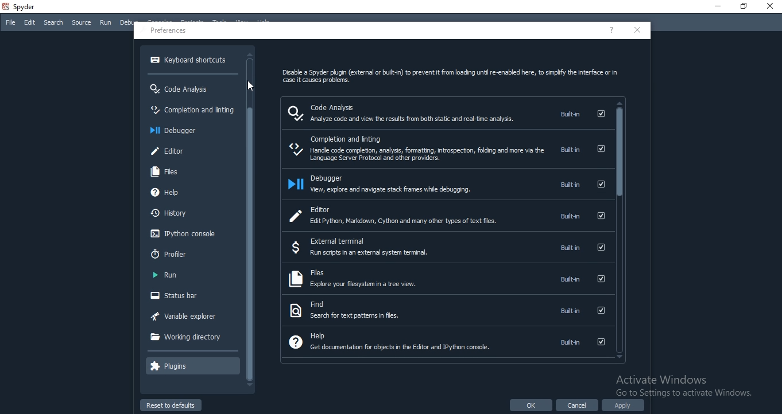 This screenshot has height=414, width=782. Describe the element at coordinates (716, 5) in the screenshot. I see `Minimise` at that location.